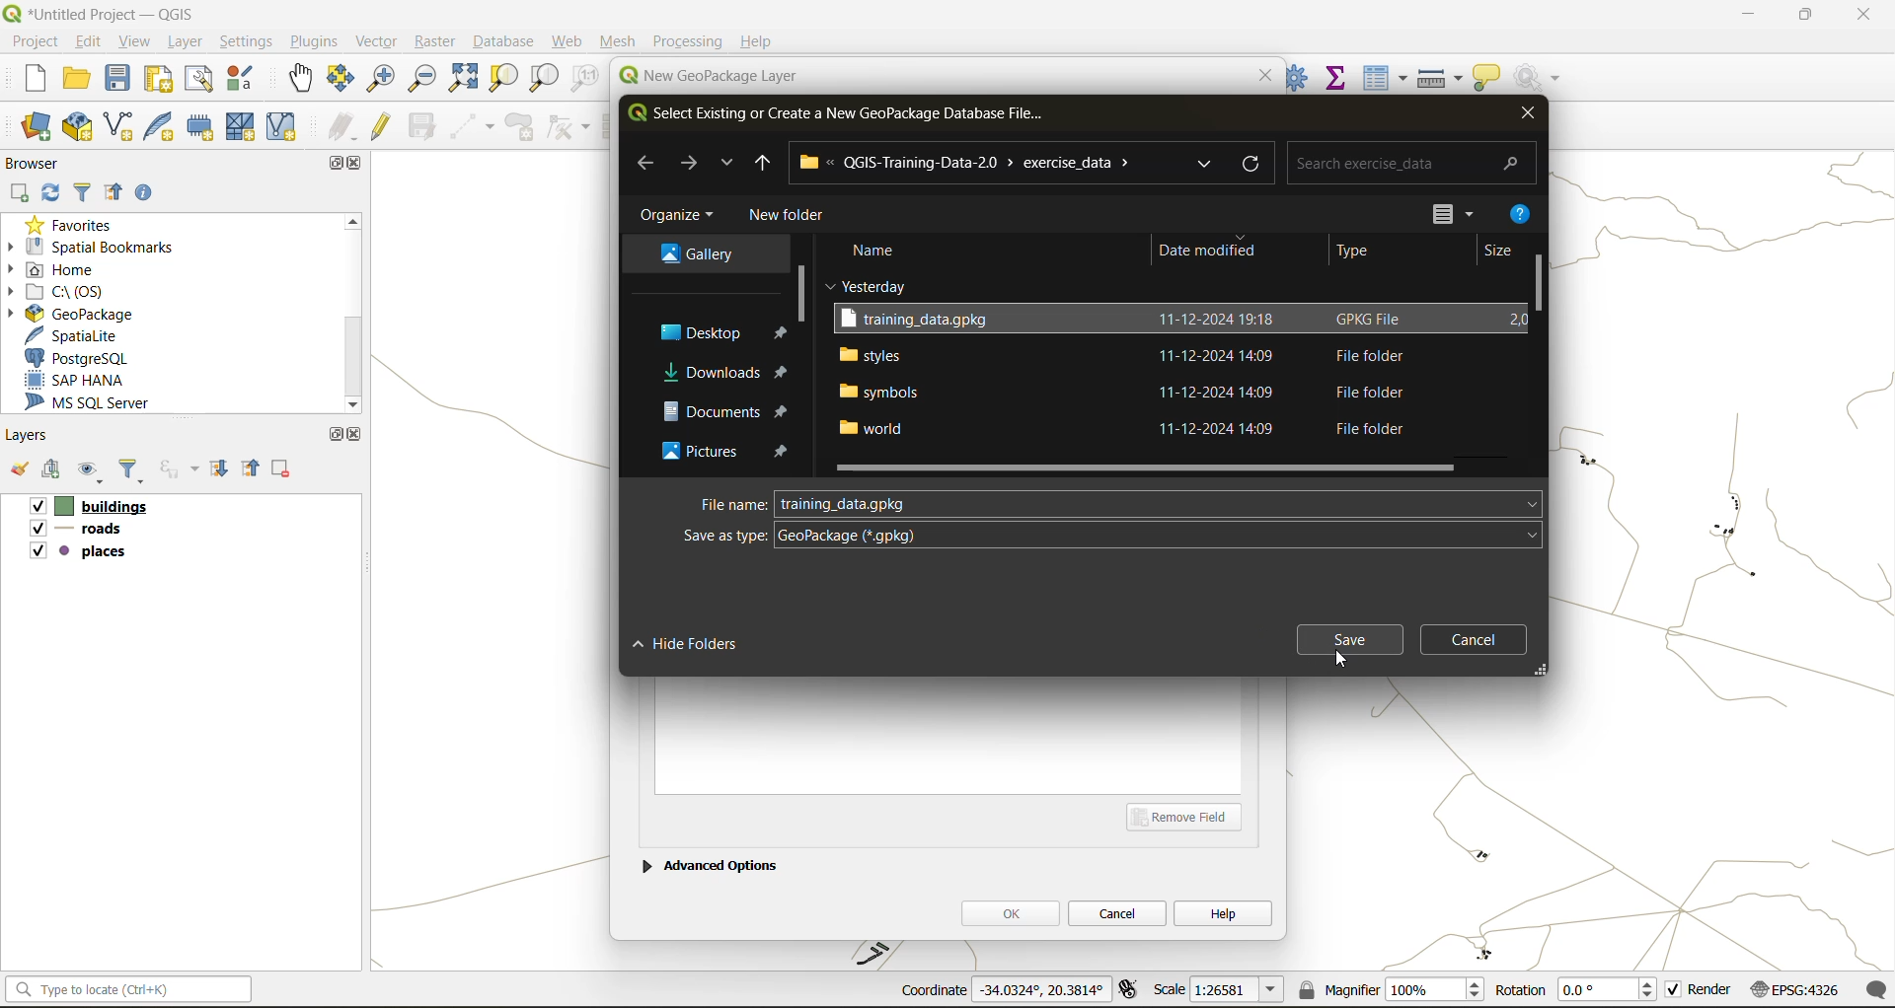  I want to click on save as type(GeoPackage - *.gpkg), so click(1107, 537).